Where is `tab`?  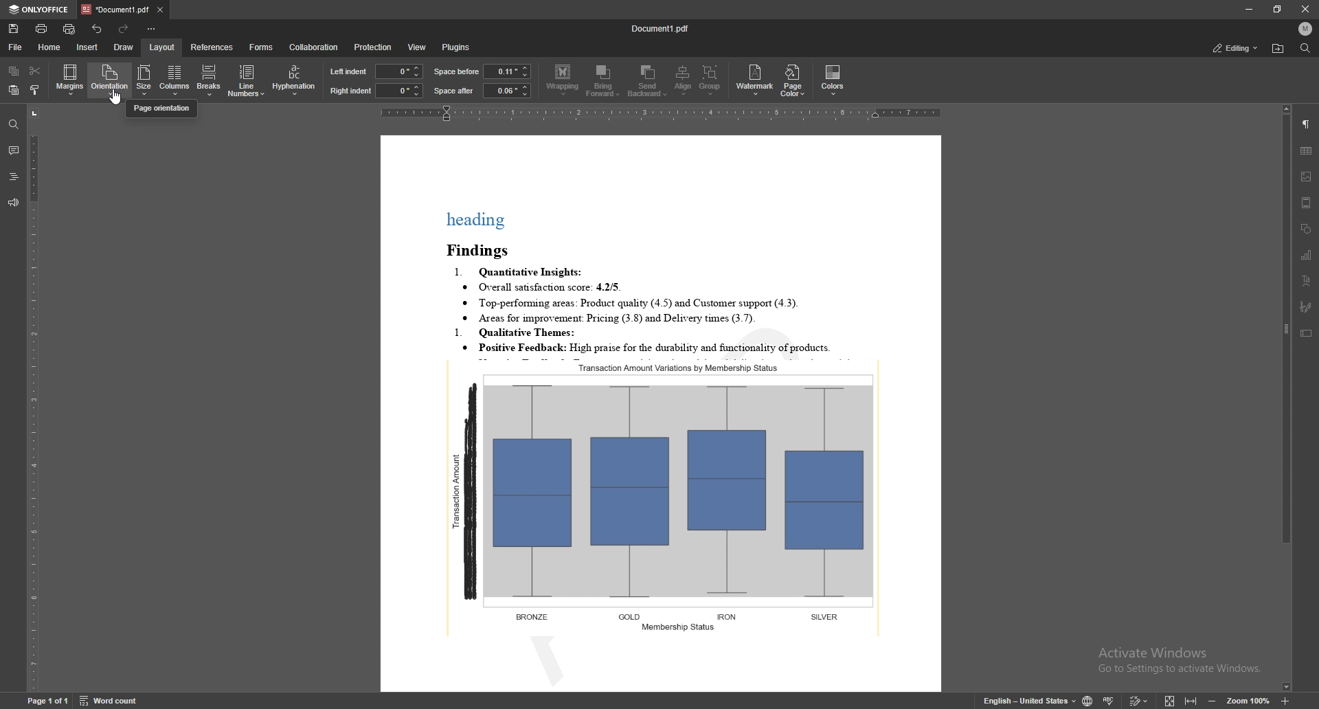
tab is located at coordinates (116, 8).